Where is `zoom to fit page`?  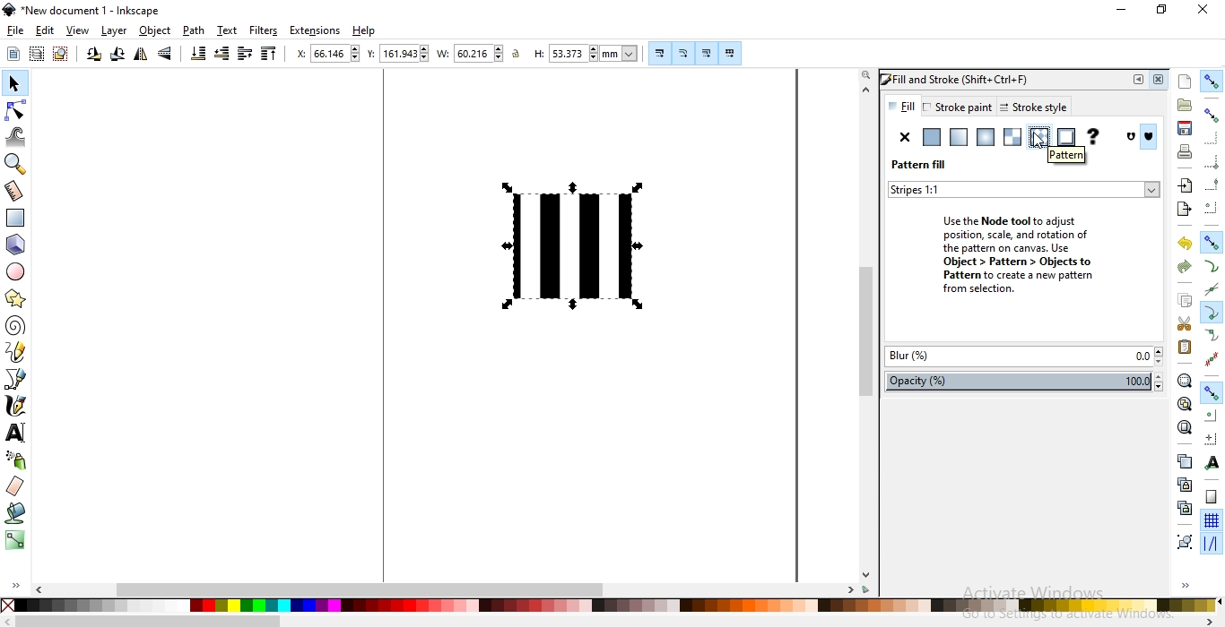 zoom to fit page is located at coordinates (1184, 427).